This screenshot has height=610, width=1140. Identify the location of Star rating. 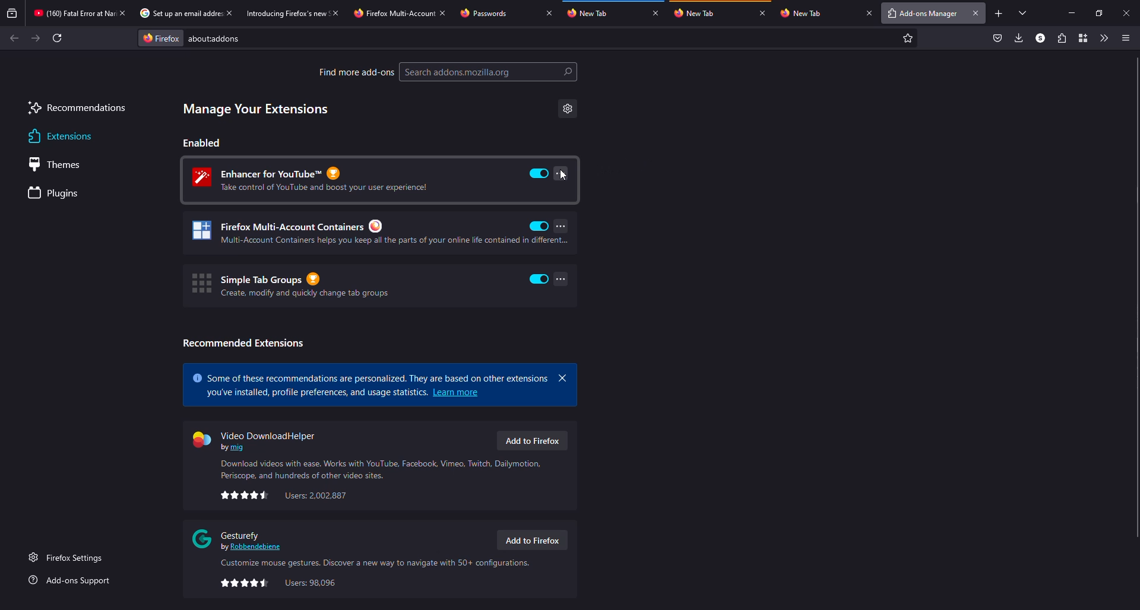
(245, 583).